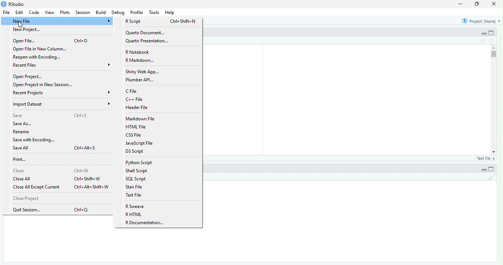 This screenshot has height=265, width=503. I want to click on R Markdown..., so click(141, 60).